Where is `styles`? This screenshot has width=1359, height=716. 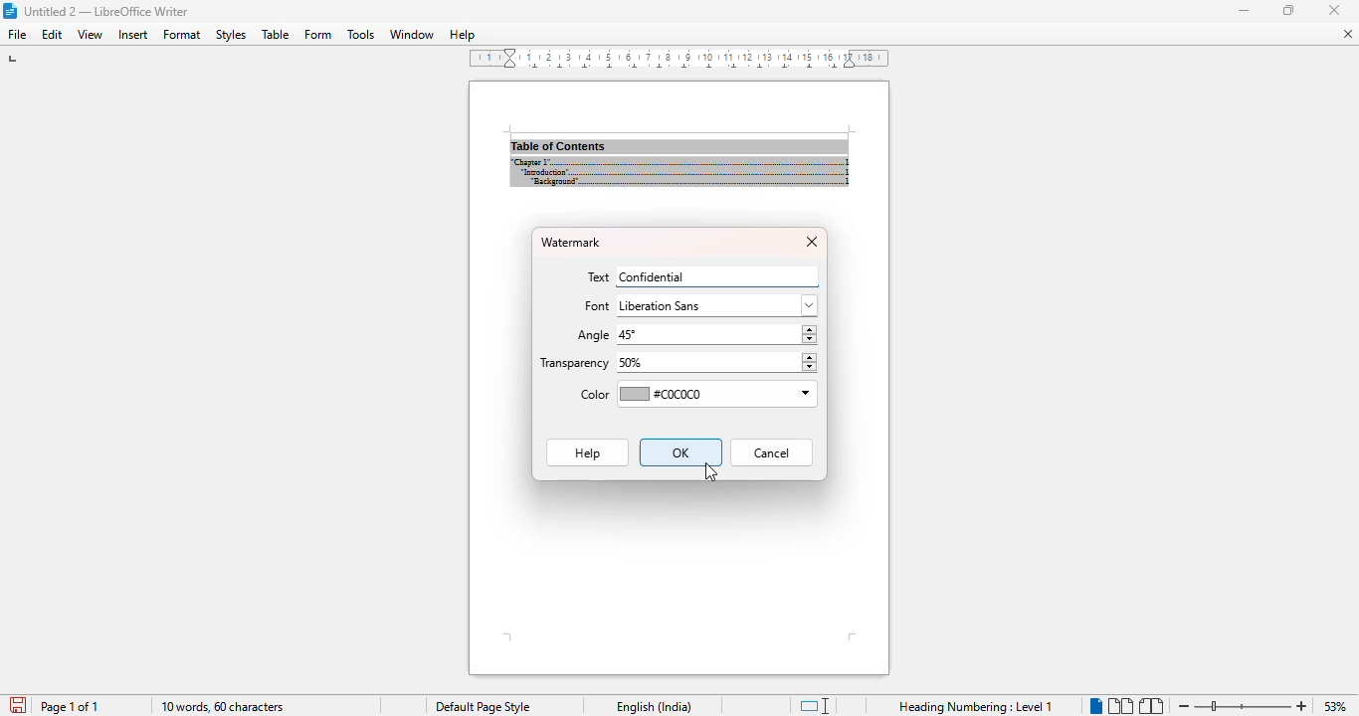
styles is located at coordinates (231, 35).